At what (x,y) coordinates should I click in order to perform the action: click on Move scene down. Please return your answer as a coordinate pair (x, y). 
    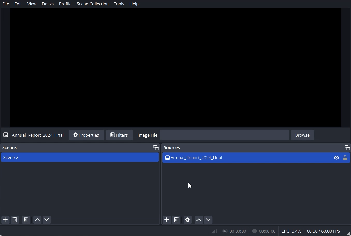
    Looking at the image, I should click on (47, 220).